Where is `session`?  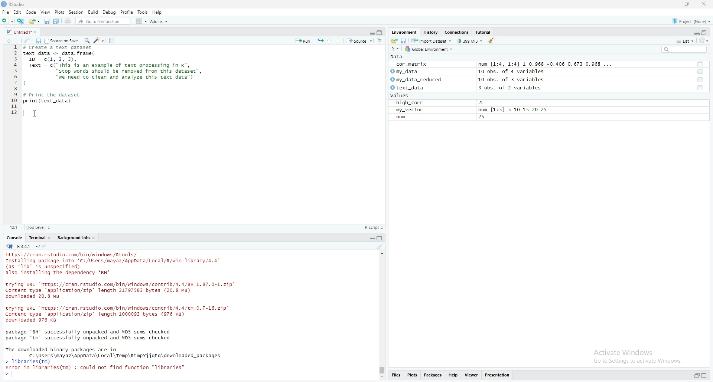 session is located at coordinates (76, 12).